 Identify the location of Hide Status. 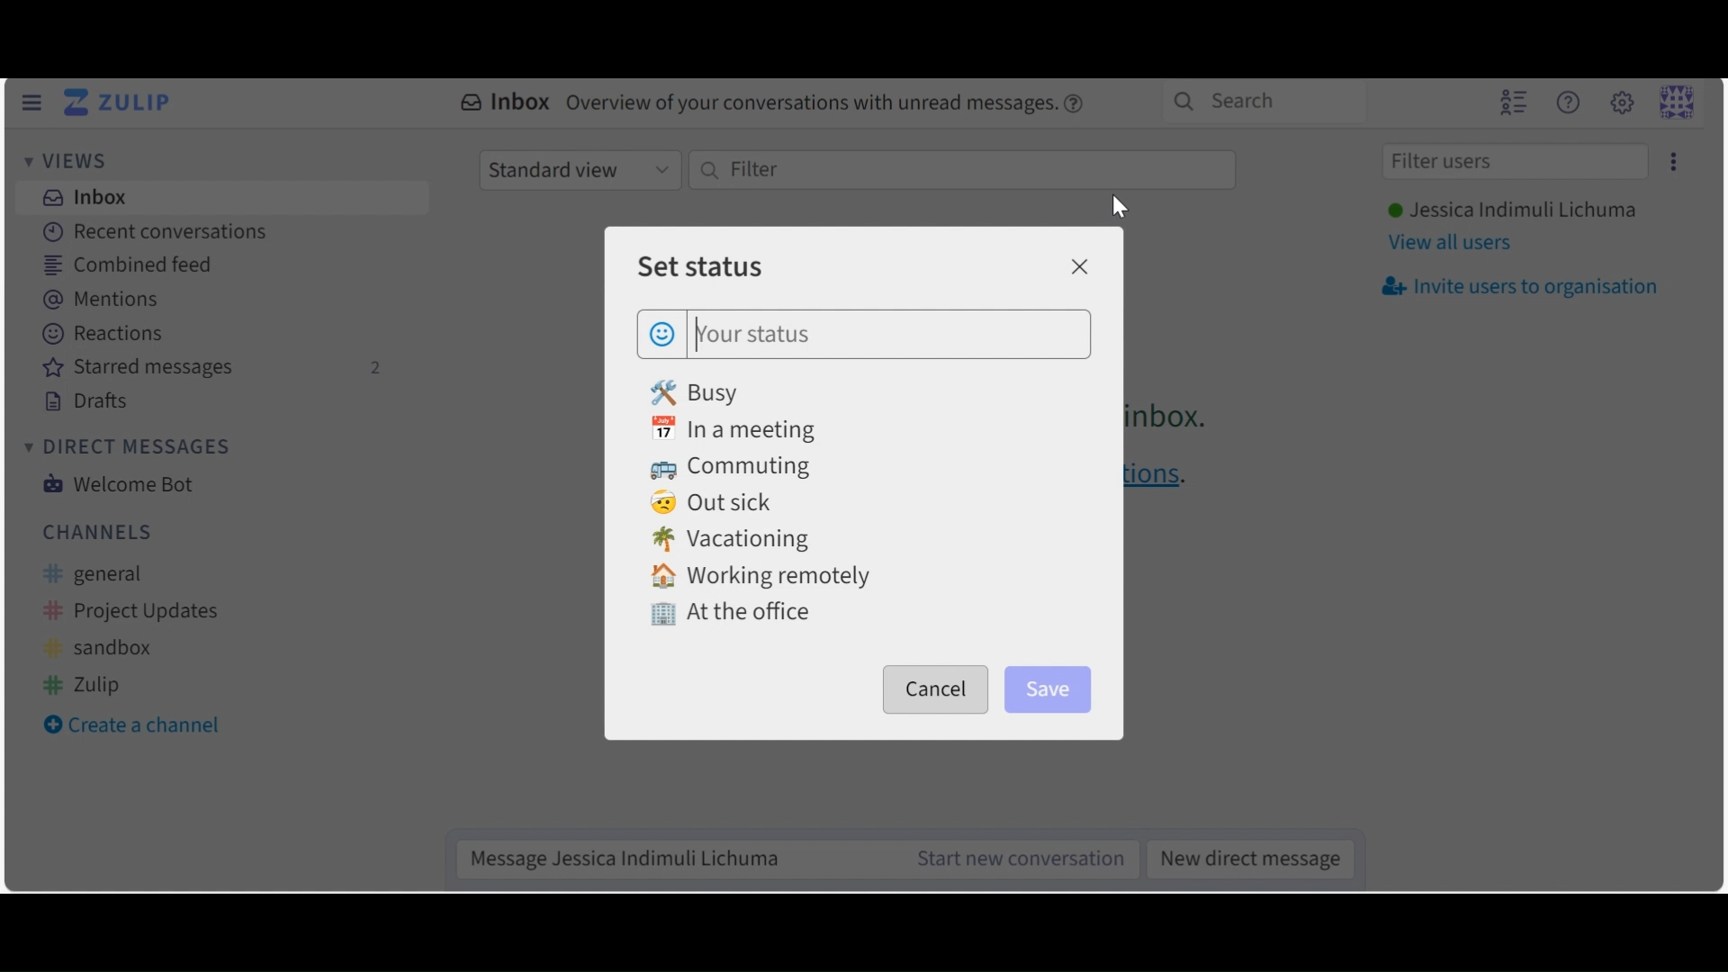
(31, 103).